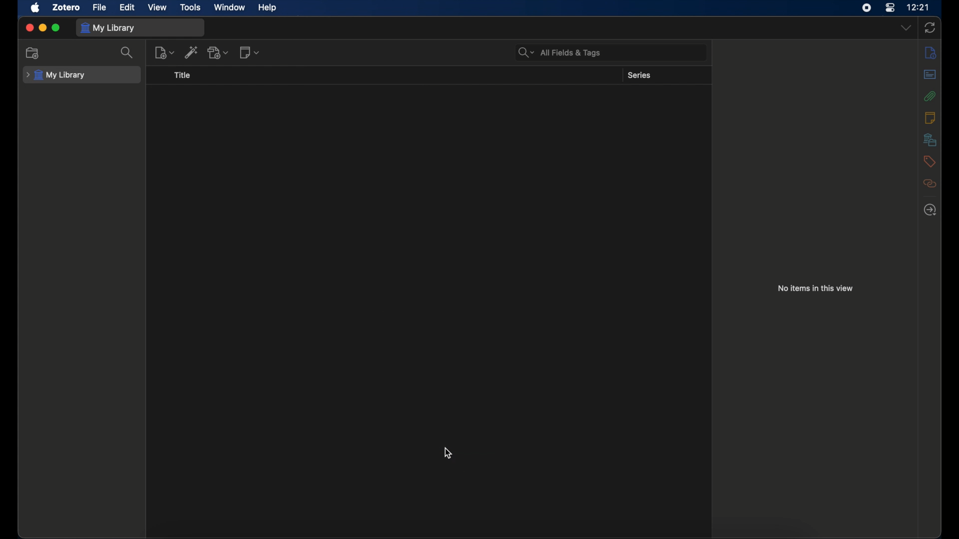 This screenshot has width=959, height=539. I want to click on help, so click(268, 8).